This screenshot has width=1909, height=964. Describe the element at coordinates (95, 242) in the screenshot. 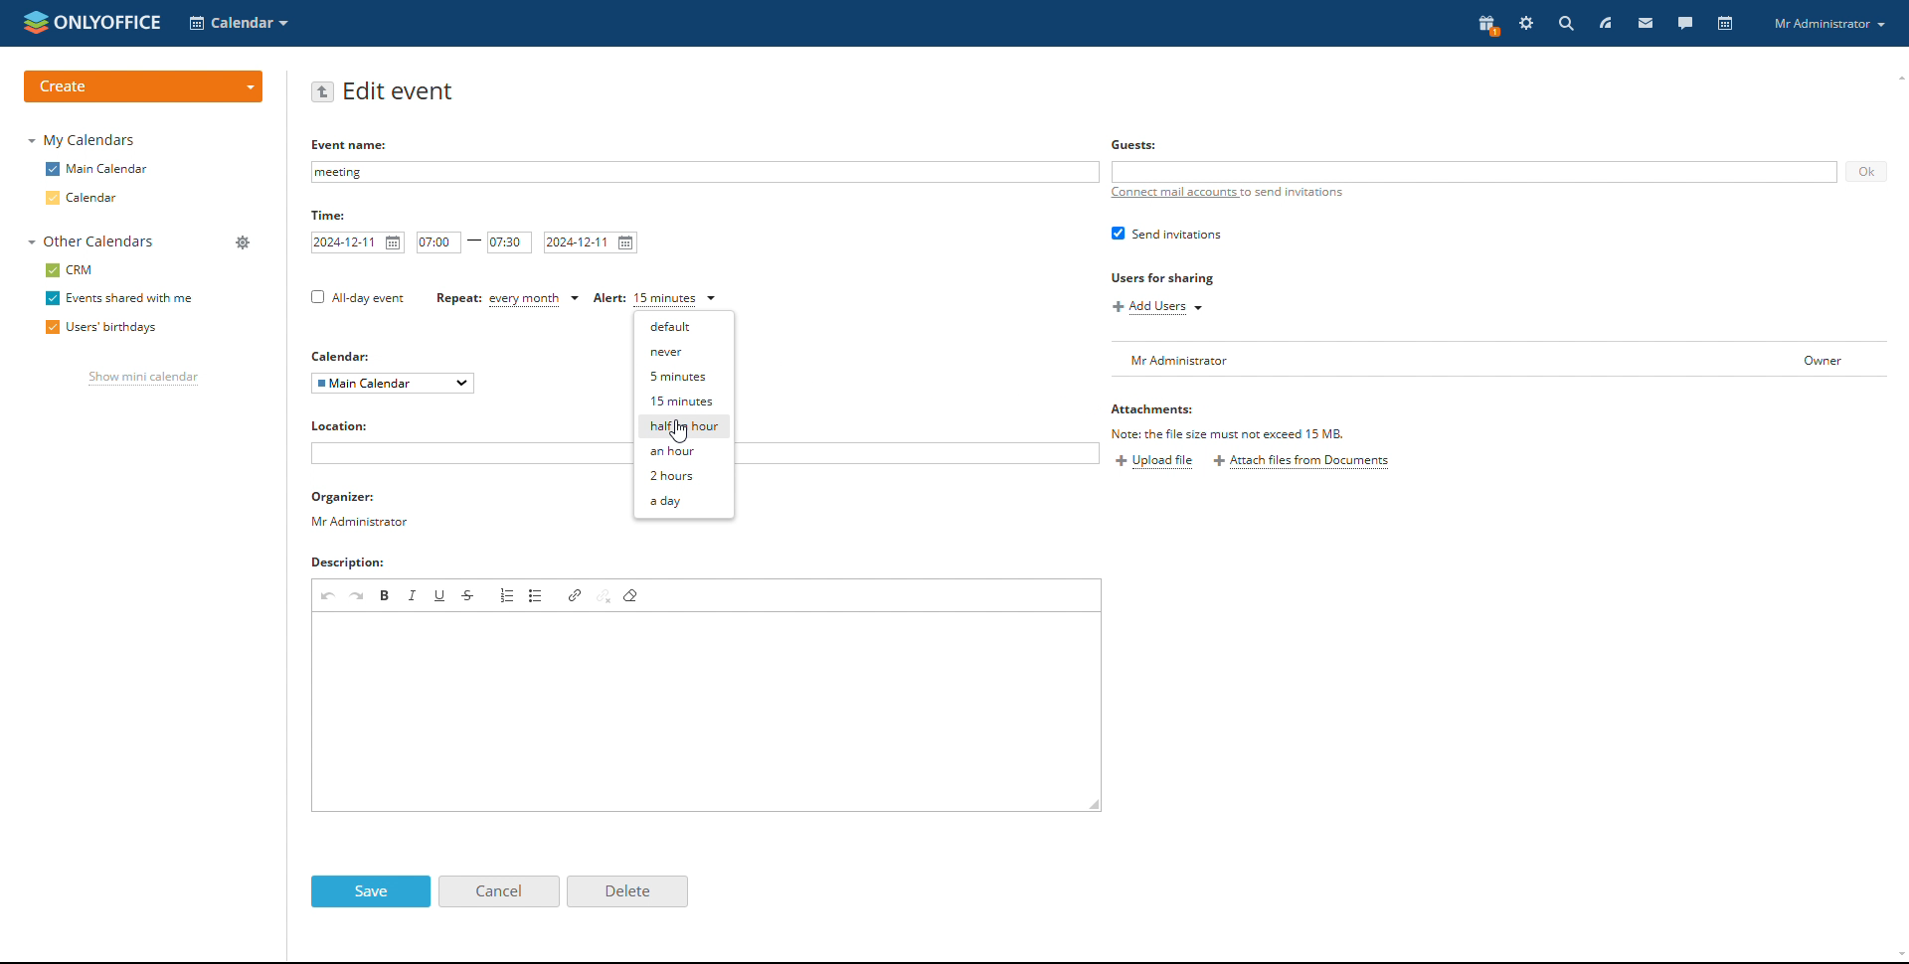

I see `other calendars` at that location.